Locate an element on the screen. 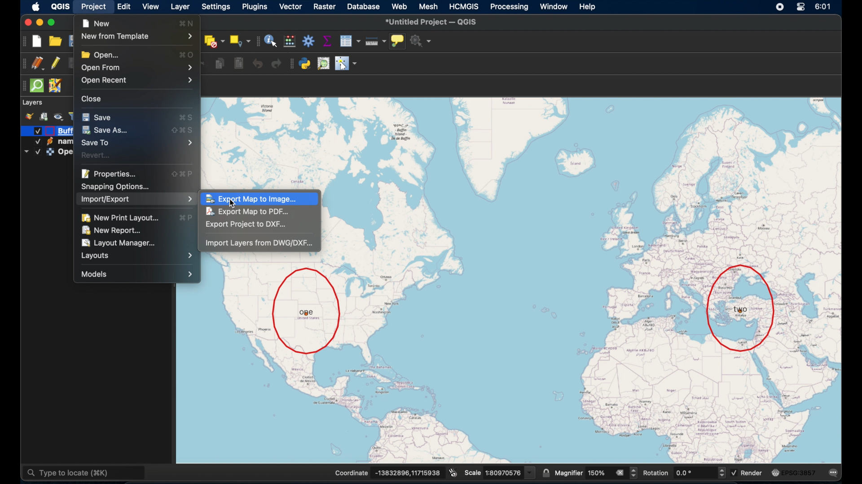  Checked checkbox is located at coordinates (734, 473).